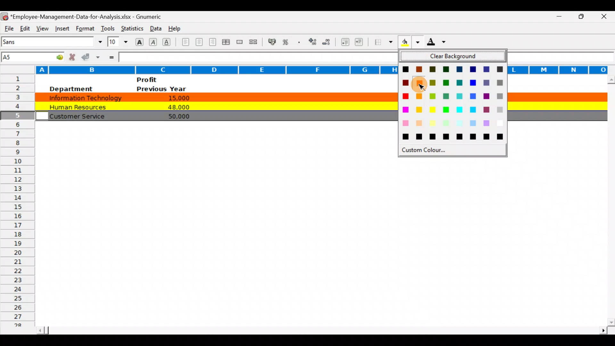 The width and height of the screenshot is (615, 346). What do you see at coordinates (74, 57) in the screenshot?
I see `Cancel change` at bounding box center [74, 57].